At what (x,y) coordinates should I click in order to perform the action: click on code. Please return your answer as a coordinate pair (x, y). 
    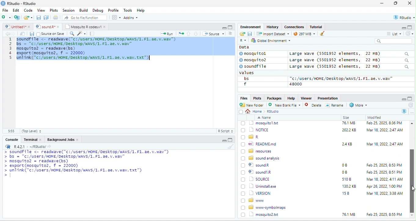
    Looking at the image, I should click on (98, 49).